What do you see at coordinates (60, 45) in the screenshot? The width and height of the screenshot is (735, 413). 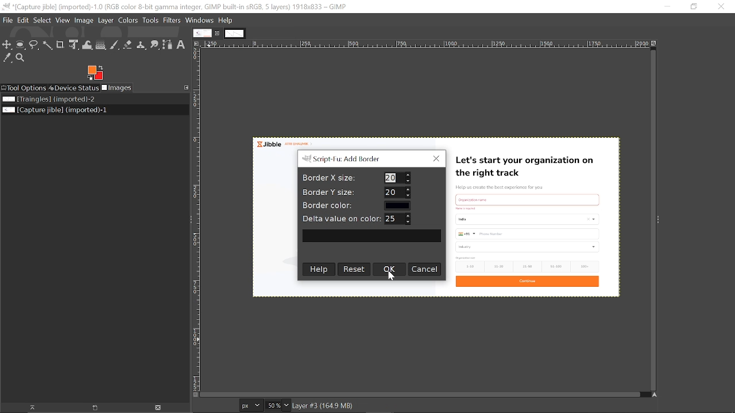 I see `Crop tool` at bounding box center [60, 45].